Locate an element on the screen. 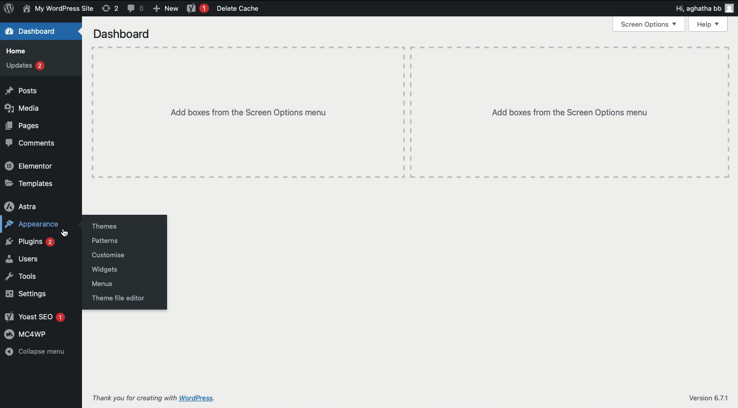 The height and width of the screenshot is (408, 738). Help  is located at coordinates (706, 24).